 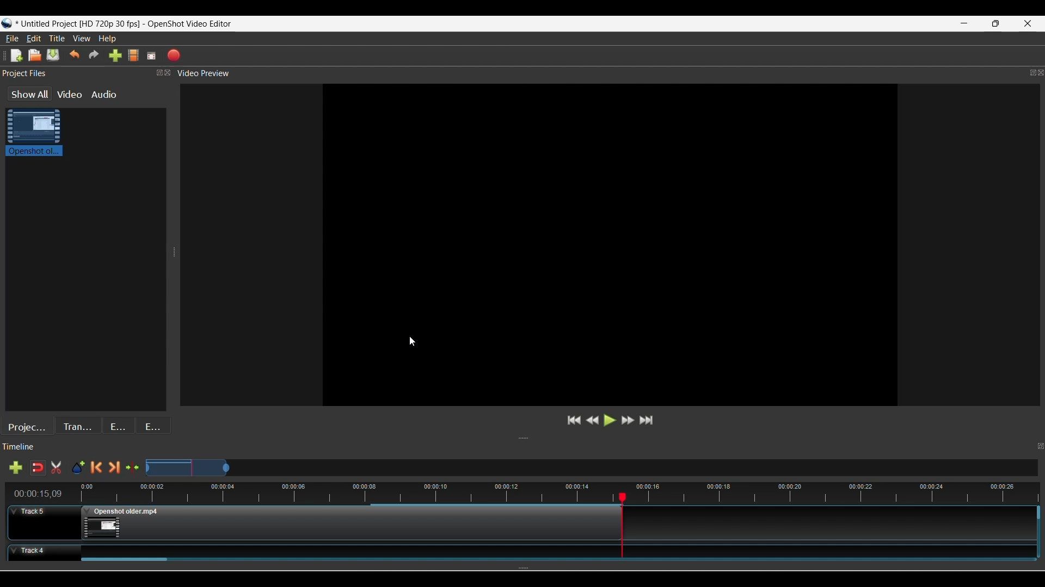 I want to click on Undo, so click(x=74, y=55).